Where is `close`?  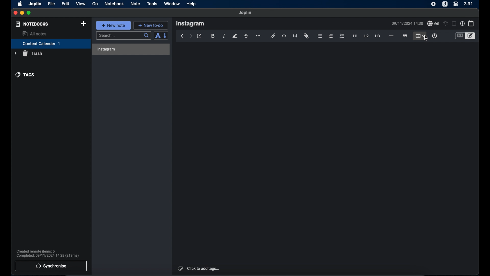
close is located at coordinates (15, 13).